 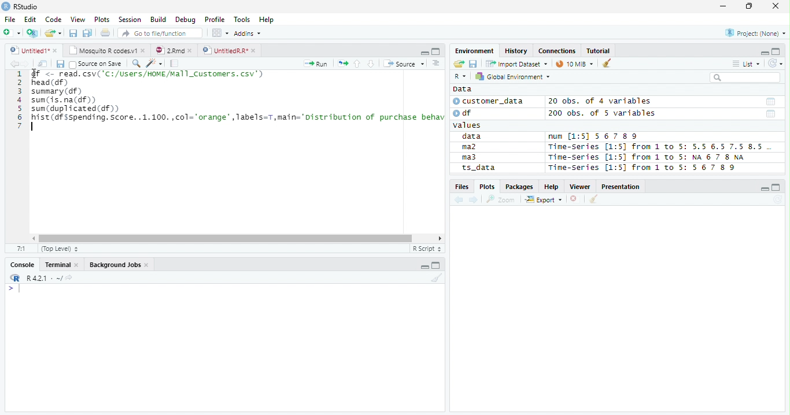 I want to click on R, so click(x=460, y=77).